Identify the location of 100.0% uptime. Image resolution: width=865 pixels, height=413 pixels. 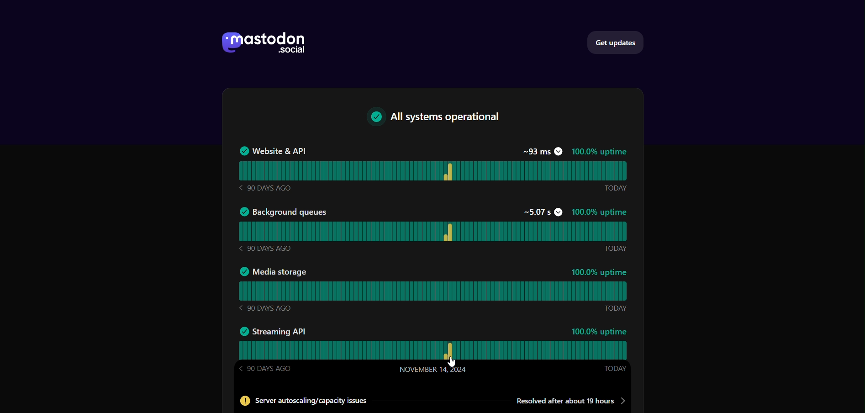
(599, 152).